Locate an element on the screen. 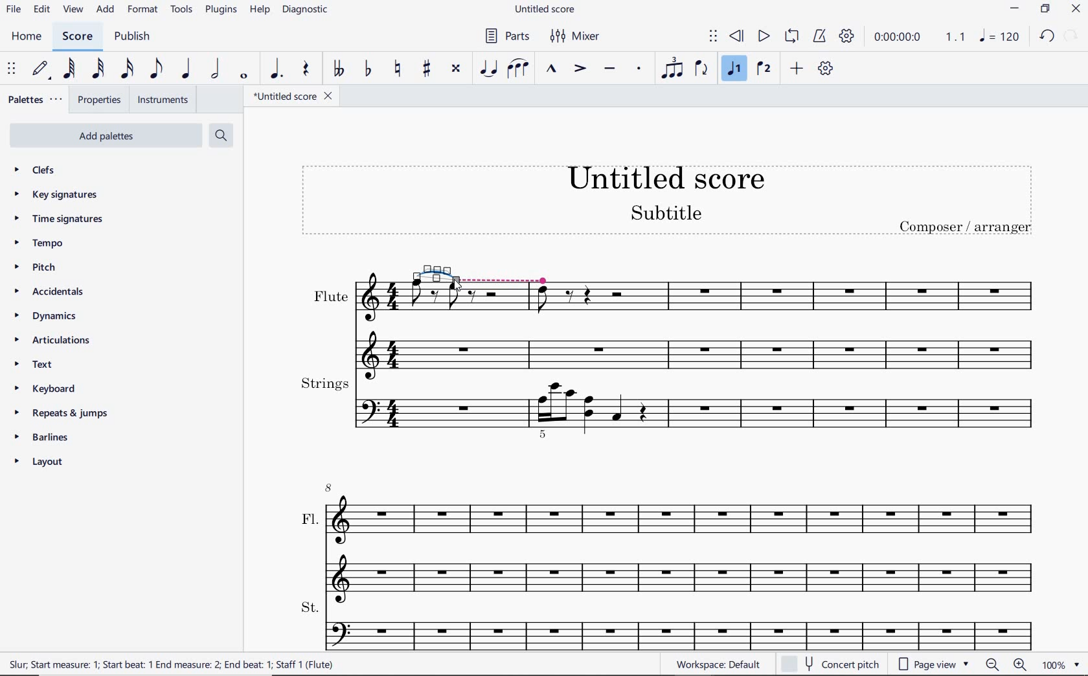  zoom in or zoom out is located at coordinates (1005, 663).